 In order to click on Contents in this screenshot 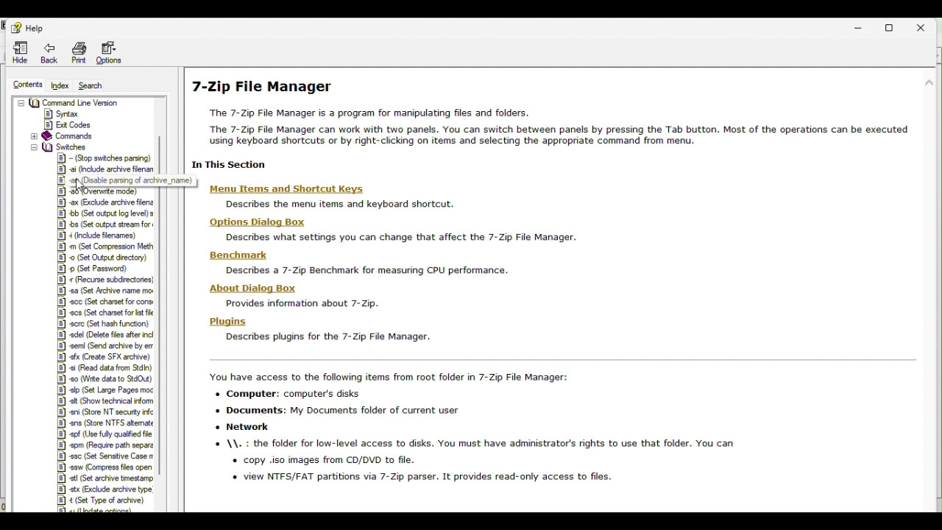, I will do `click(26, 82)`.